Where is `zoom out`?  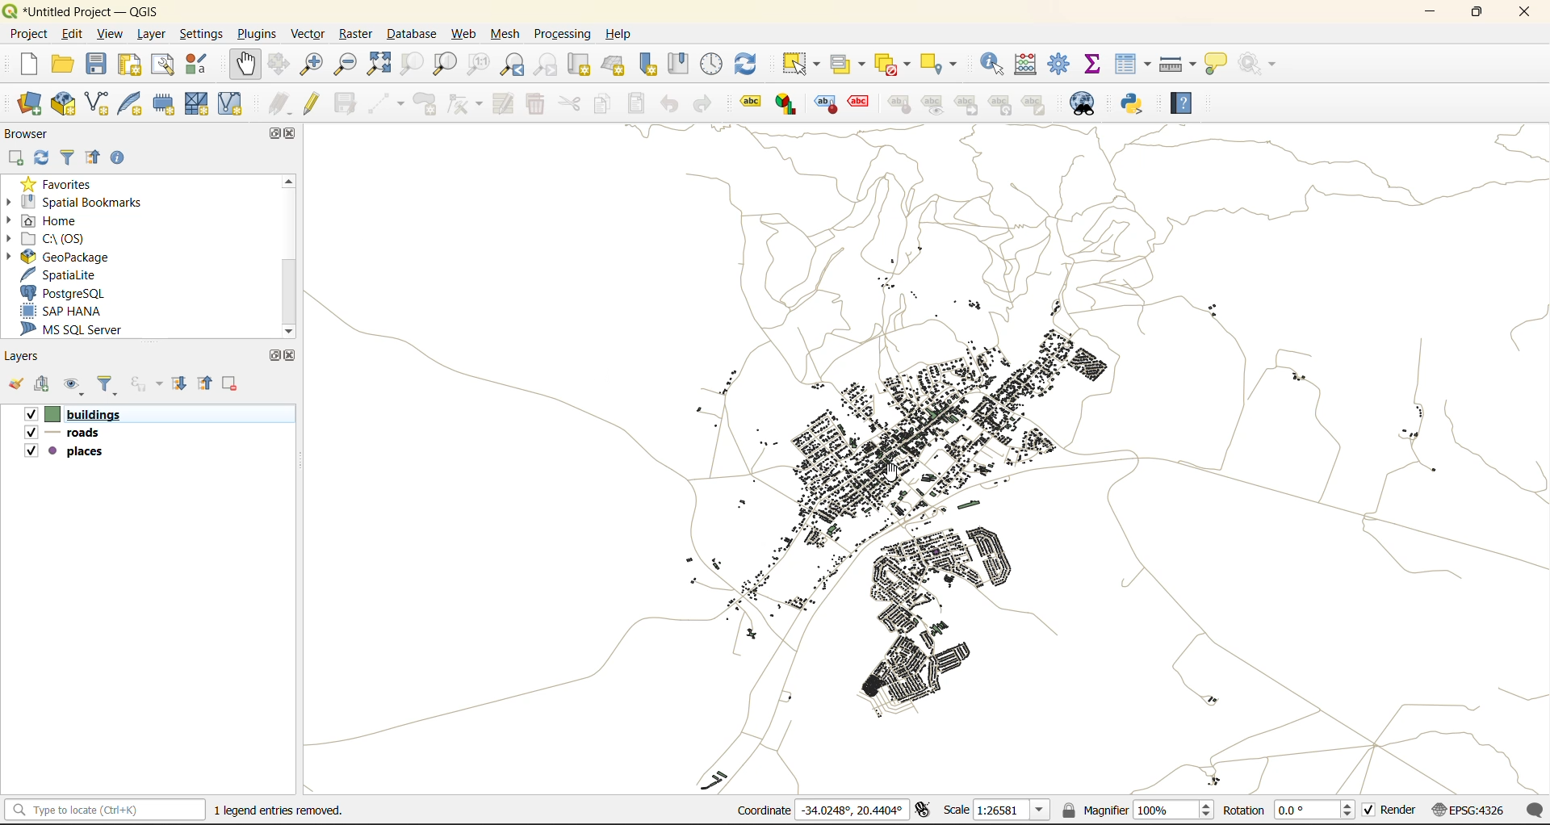
zoom out is located at coordinates (346, 65).